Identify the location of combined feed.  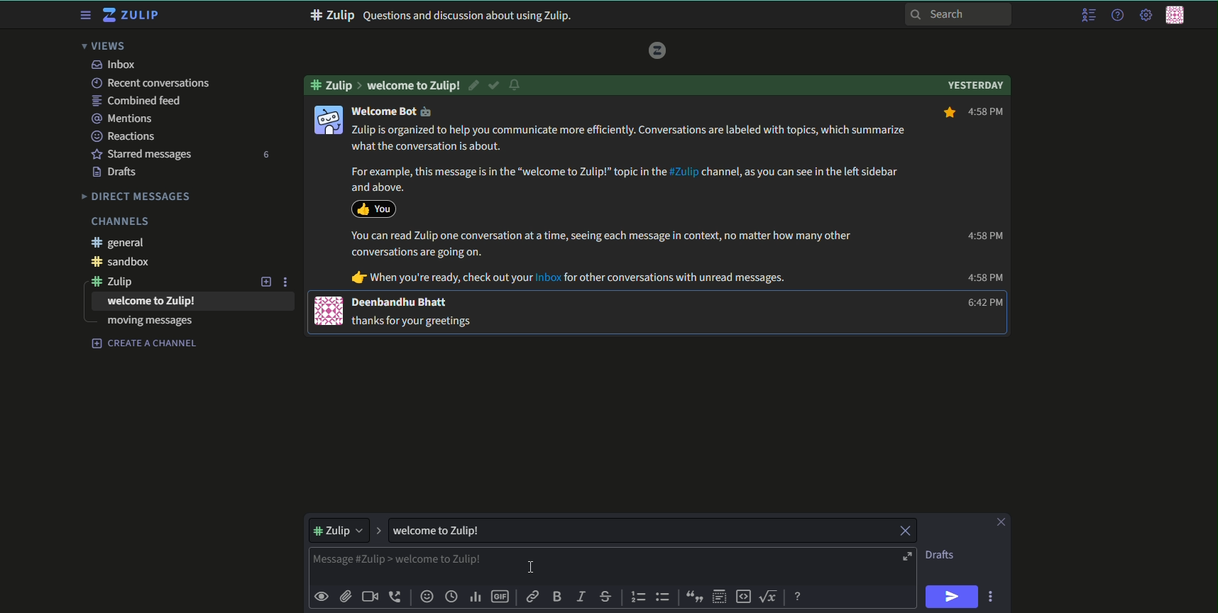
(138, 101).